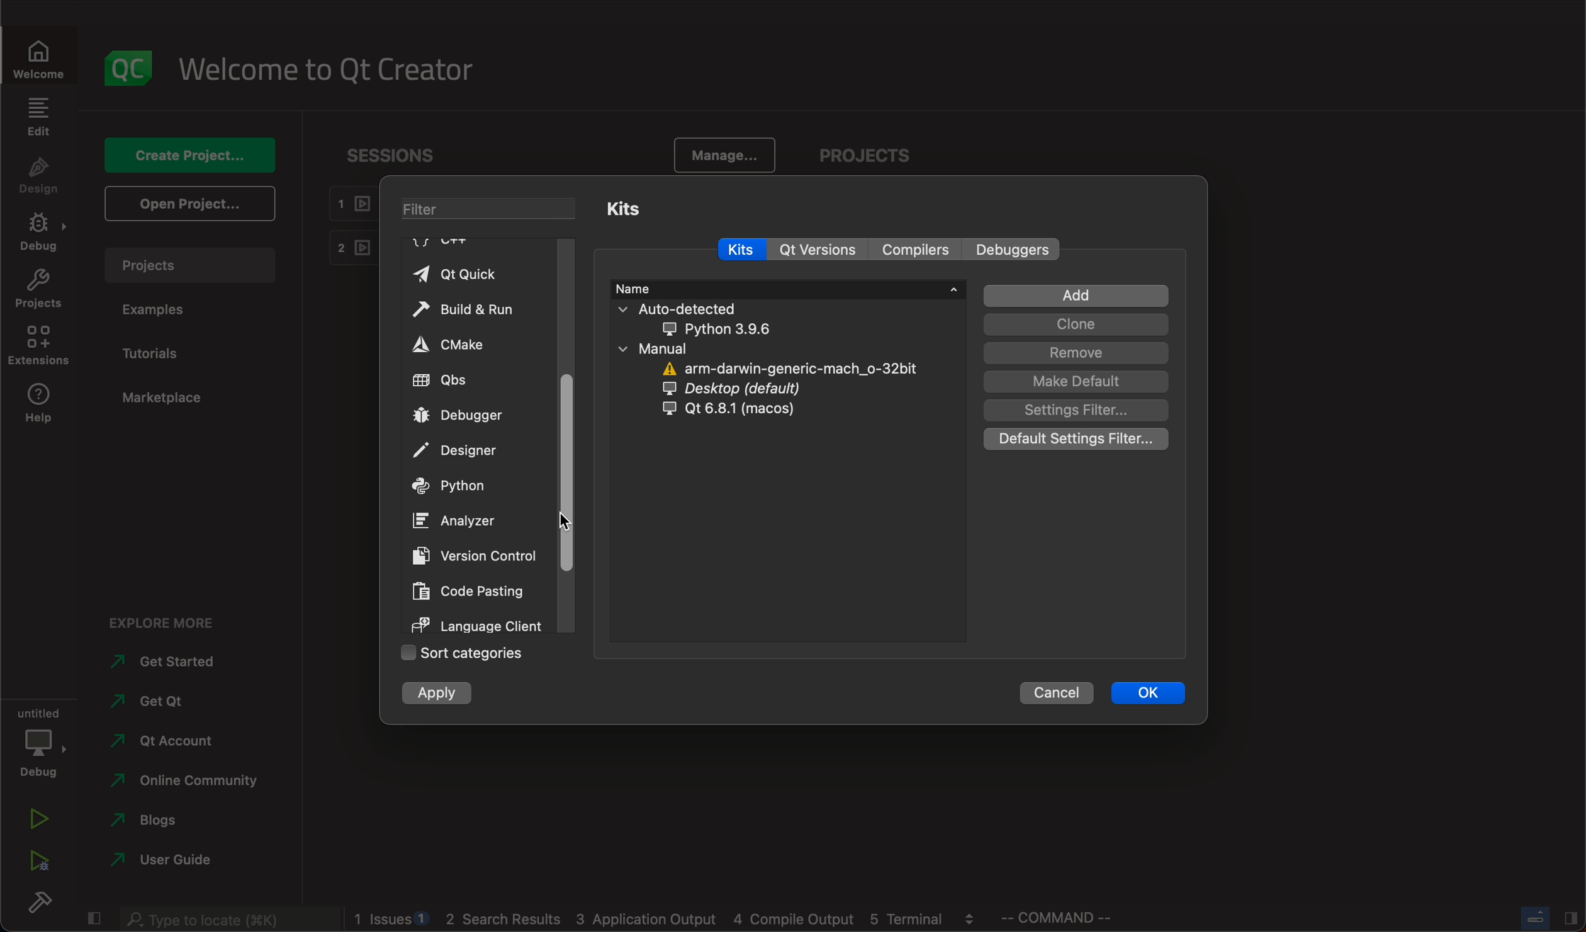  Describe the element at coordinates (471, 309) in the screenshot. I see `build and run` at that location.